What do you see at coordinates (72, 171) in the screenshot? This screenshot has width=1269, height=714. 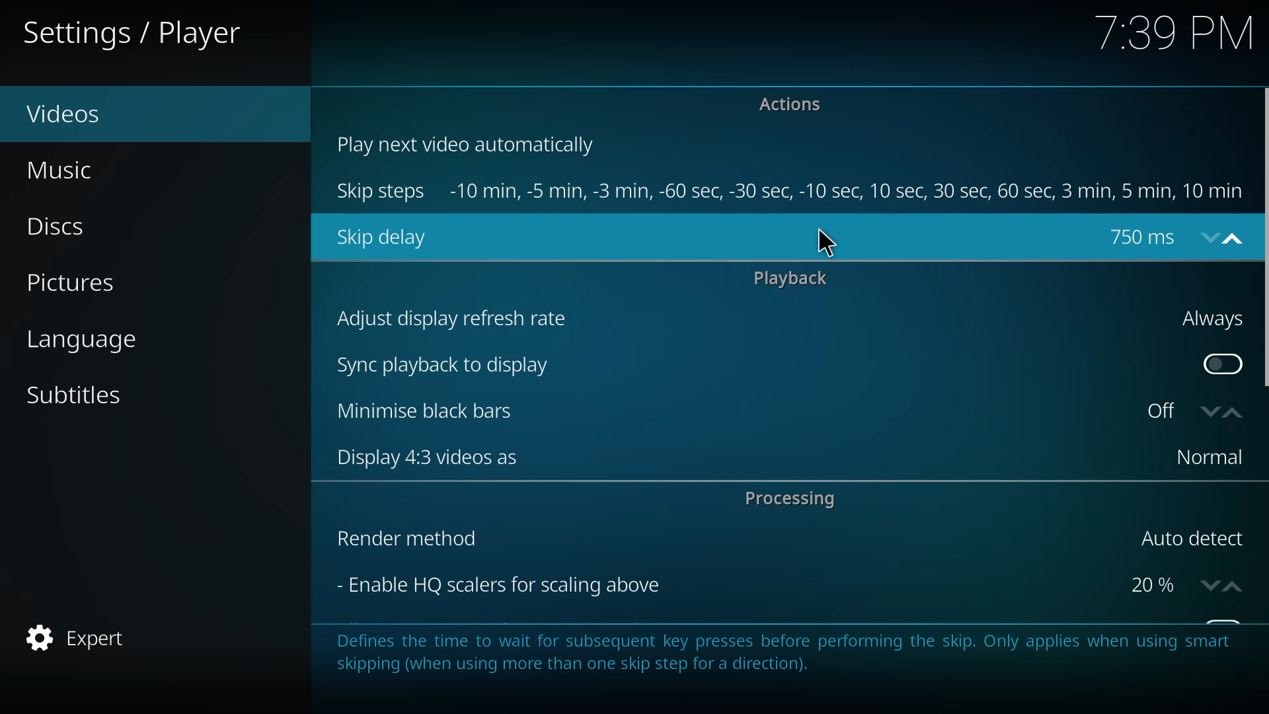 I see `music` at bounding box center [72, 171].